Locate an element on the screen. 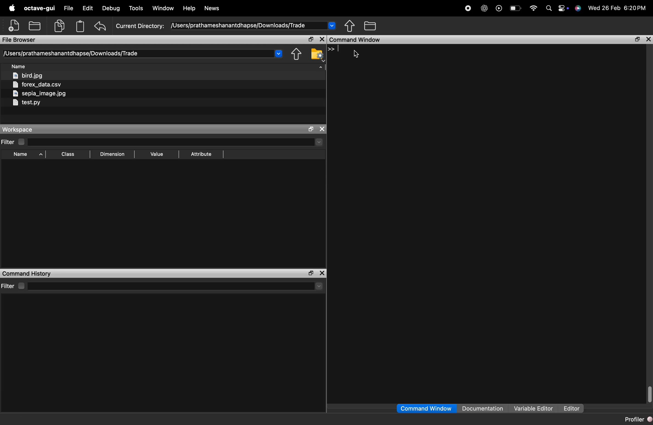  close is located at coordinates (322, 40).